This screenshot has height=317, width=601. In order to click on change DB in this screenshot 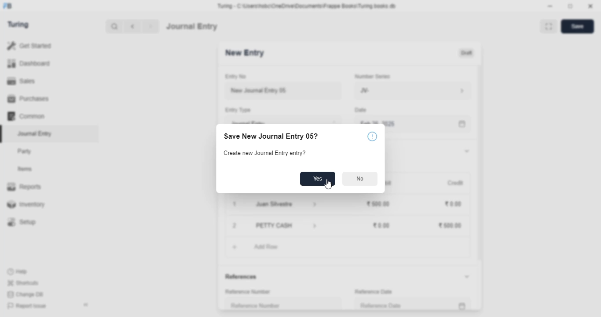, I will do `click(26, 295)`.